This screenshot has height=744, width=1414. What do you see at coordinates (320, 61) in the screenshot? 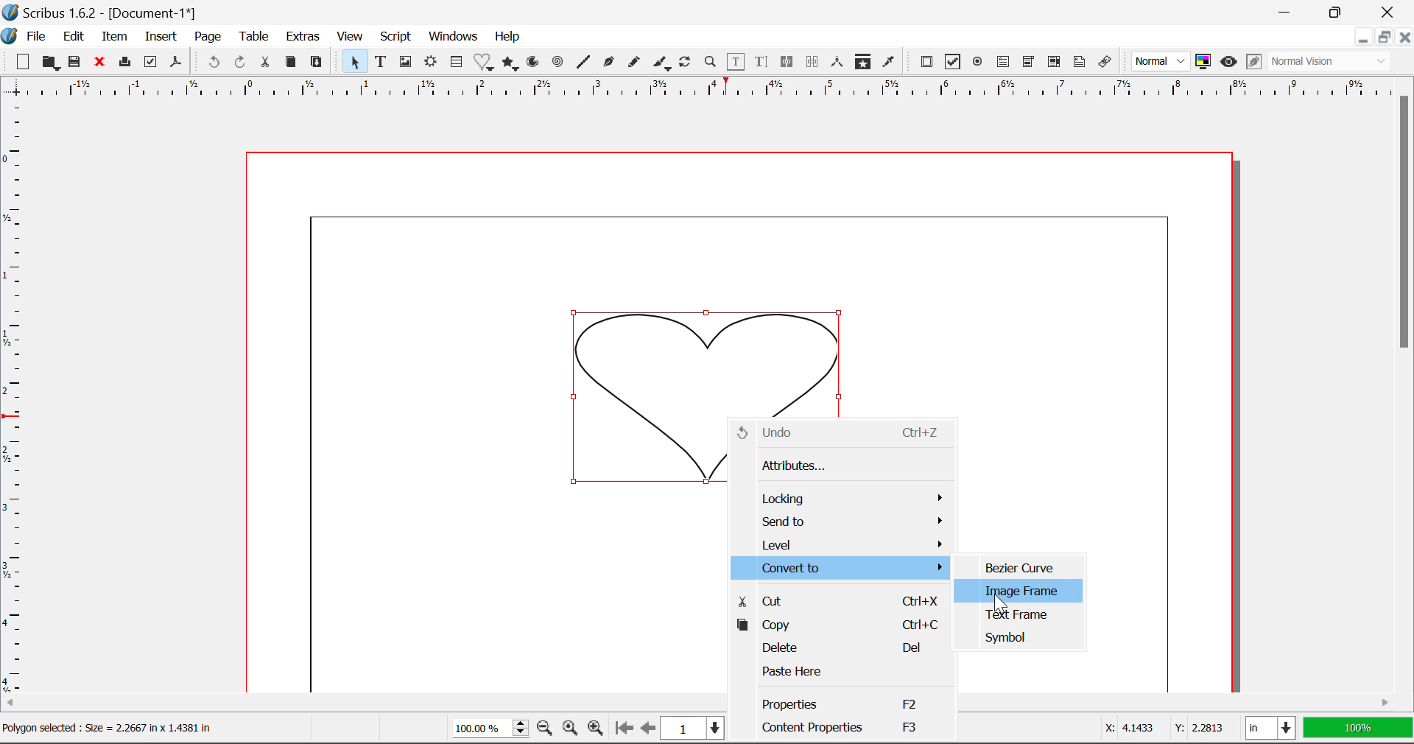
I see `Paste` at bounding box center [320, 61].